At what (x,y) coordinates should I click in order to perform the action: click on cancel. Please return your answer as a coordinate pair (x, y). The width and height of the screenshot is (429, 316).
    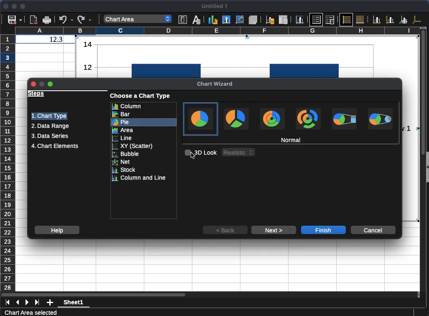
    Looking at the image, I should click on (373, 230).